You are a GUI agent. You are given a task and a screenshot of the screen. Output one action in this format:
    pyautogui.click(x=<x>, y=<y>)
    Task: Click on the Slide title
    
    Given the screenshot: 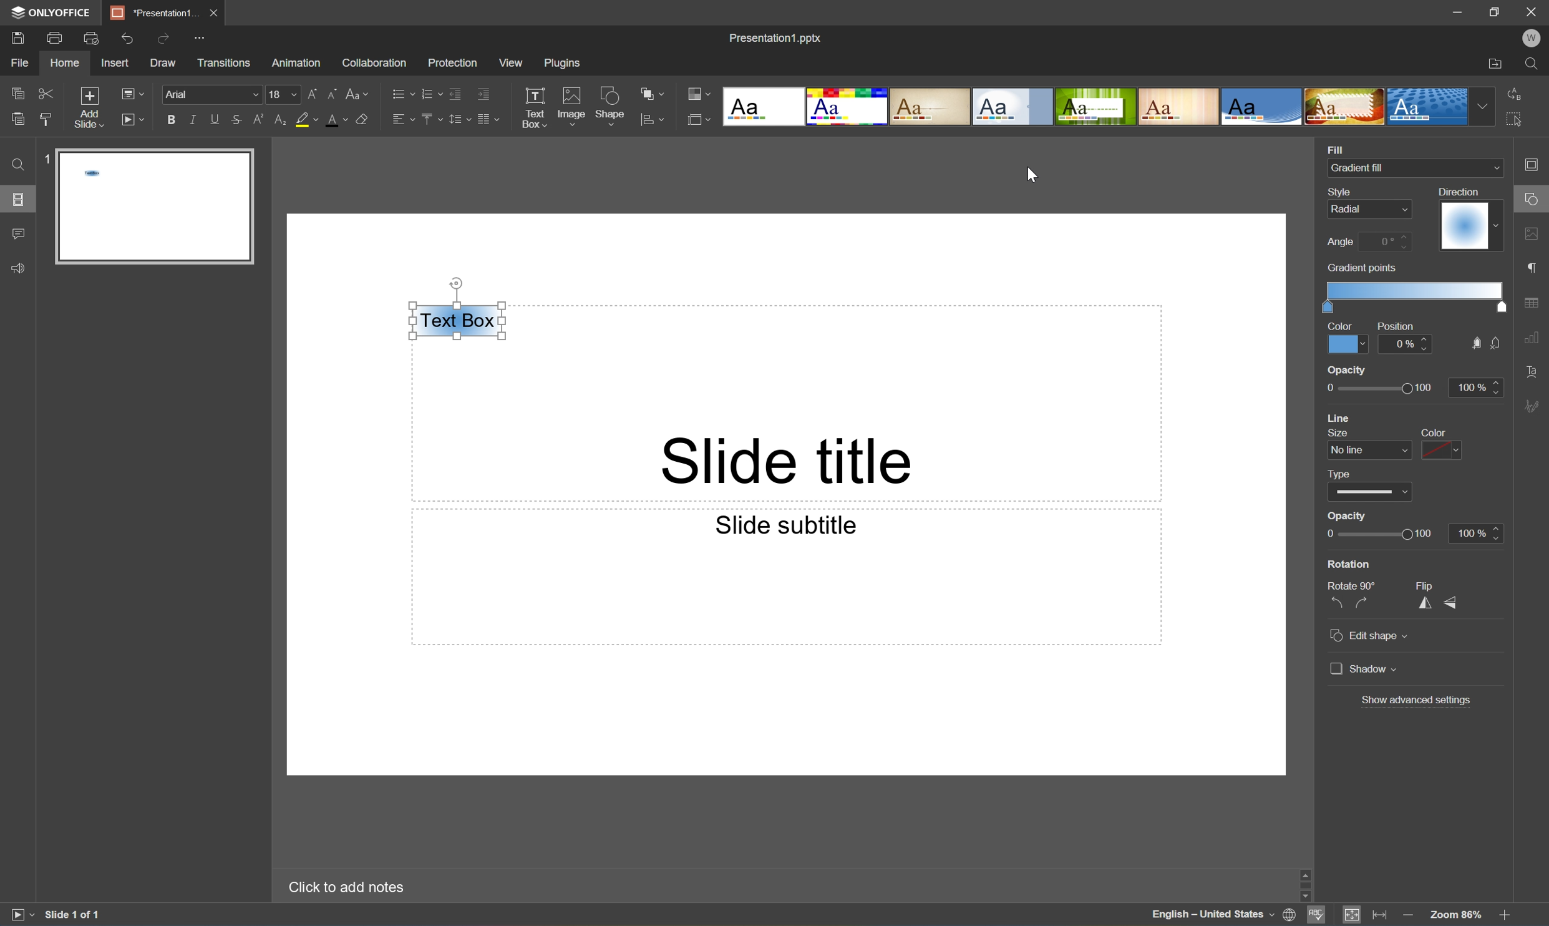 What is the action you would take?
    pyautogui.click(x=791, y=462)
    